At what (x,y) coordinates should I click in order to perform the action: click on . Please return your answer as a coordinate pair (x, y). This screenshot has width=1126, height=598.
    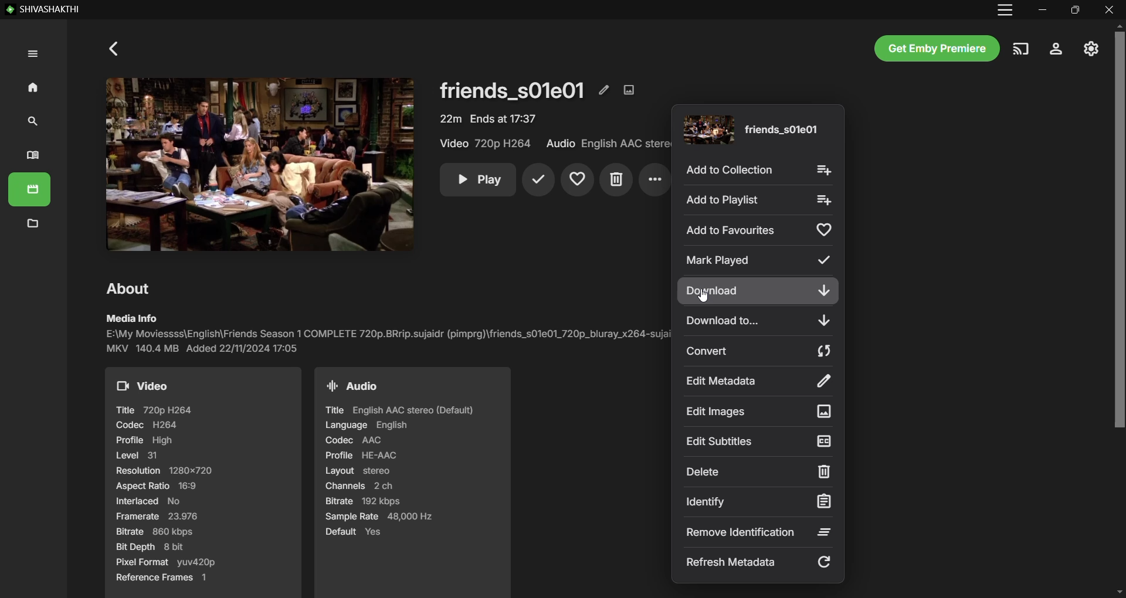
    Looking at the image, I should click on (32, 120).